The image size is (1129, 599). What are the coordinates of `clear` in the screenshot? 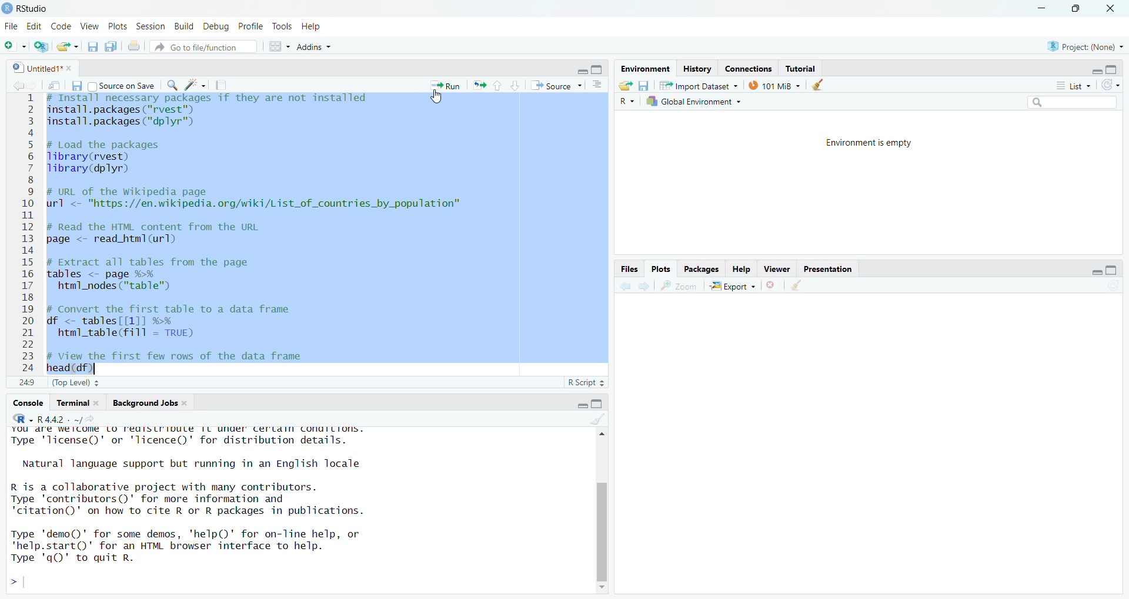 It's located at (598, 419).